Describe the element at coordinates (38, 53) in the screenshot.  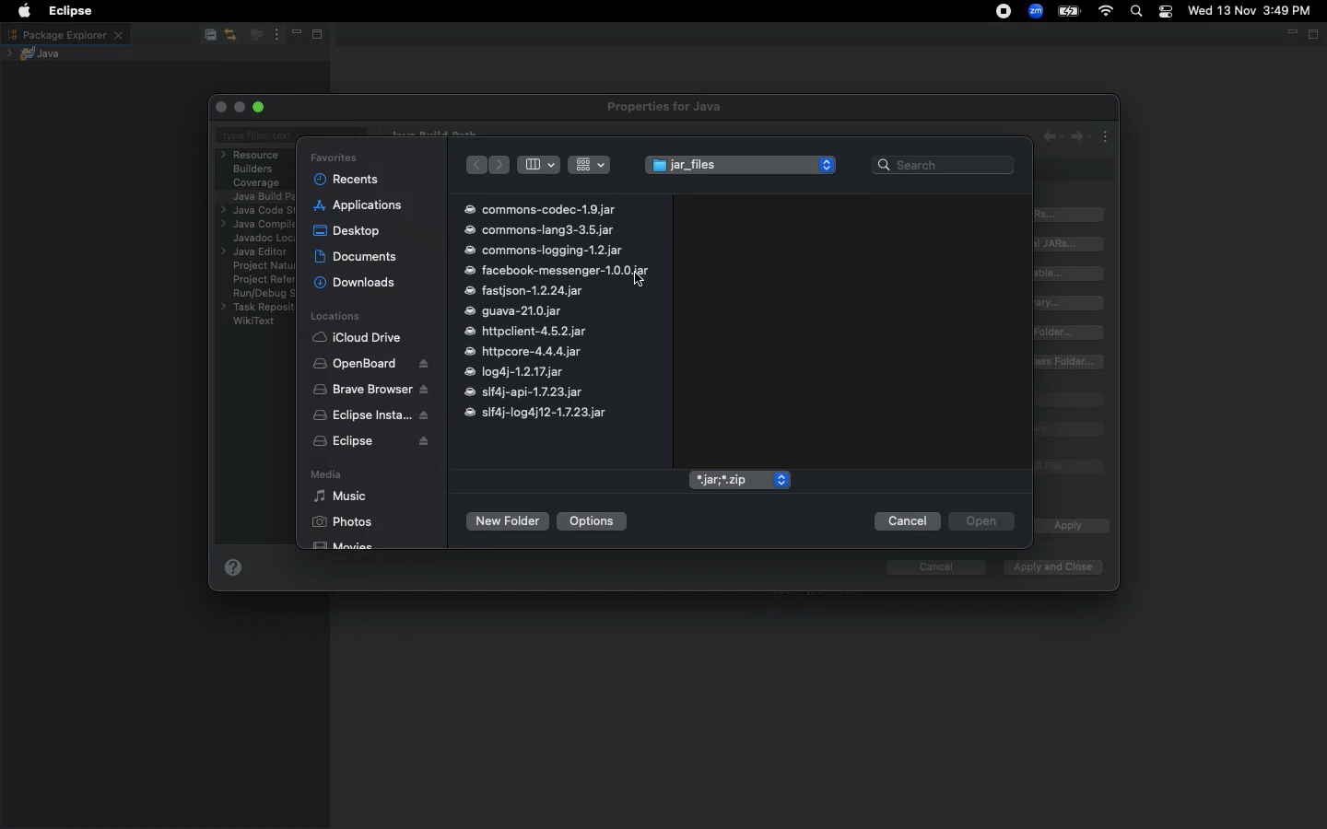
I see `Java project` at that location.